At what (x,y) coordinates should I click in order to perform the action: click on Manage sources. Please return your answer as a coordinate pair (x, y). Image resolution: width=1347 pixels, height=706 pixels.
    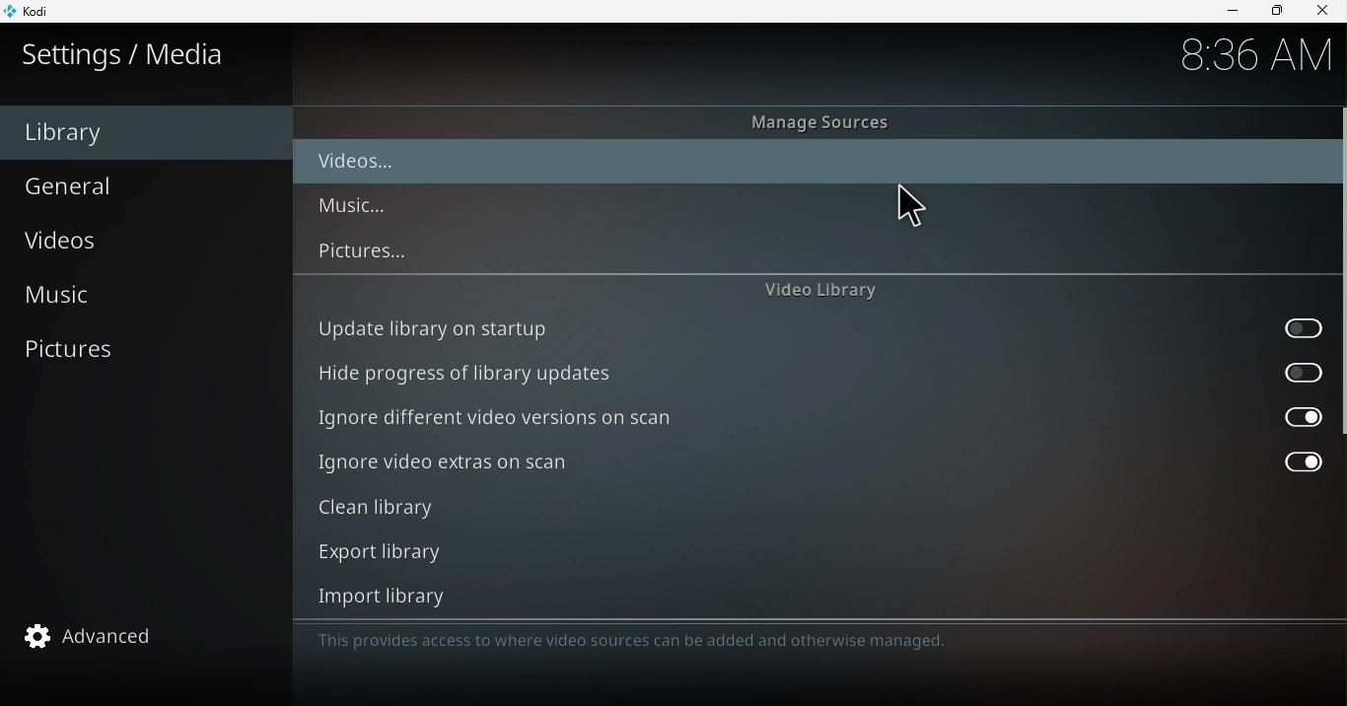
    Looking at the image, I should click on (835, 124).